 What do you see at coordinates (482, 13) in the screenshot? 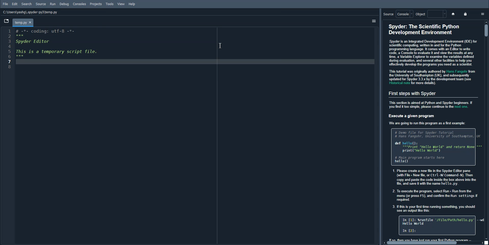
I see `Options` at bounding box center [482, 13].